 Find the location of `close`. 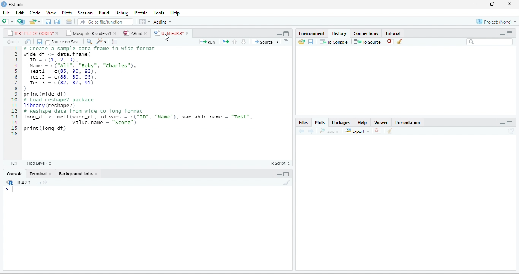

close is located at coordinates (188, 33).